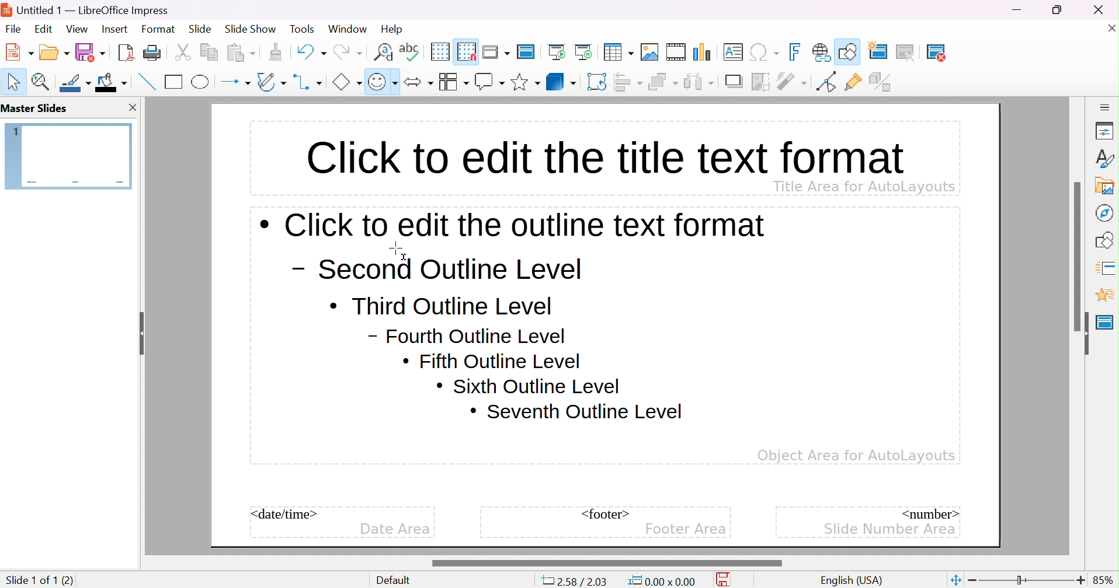 The image size is (1119, 588). Describe the element at coordinates (201, 81) in the screenshot. I see `ellipse` at that location.